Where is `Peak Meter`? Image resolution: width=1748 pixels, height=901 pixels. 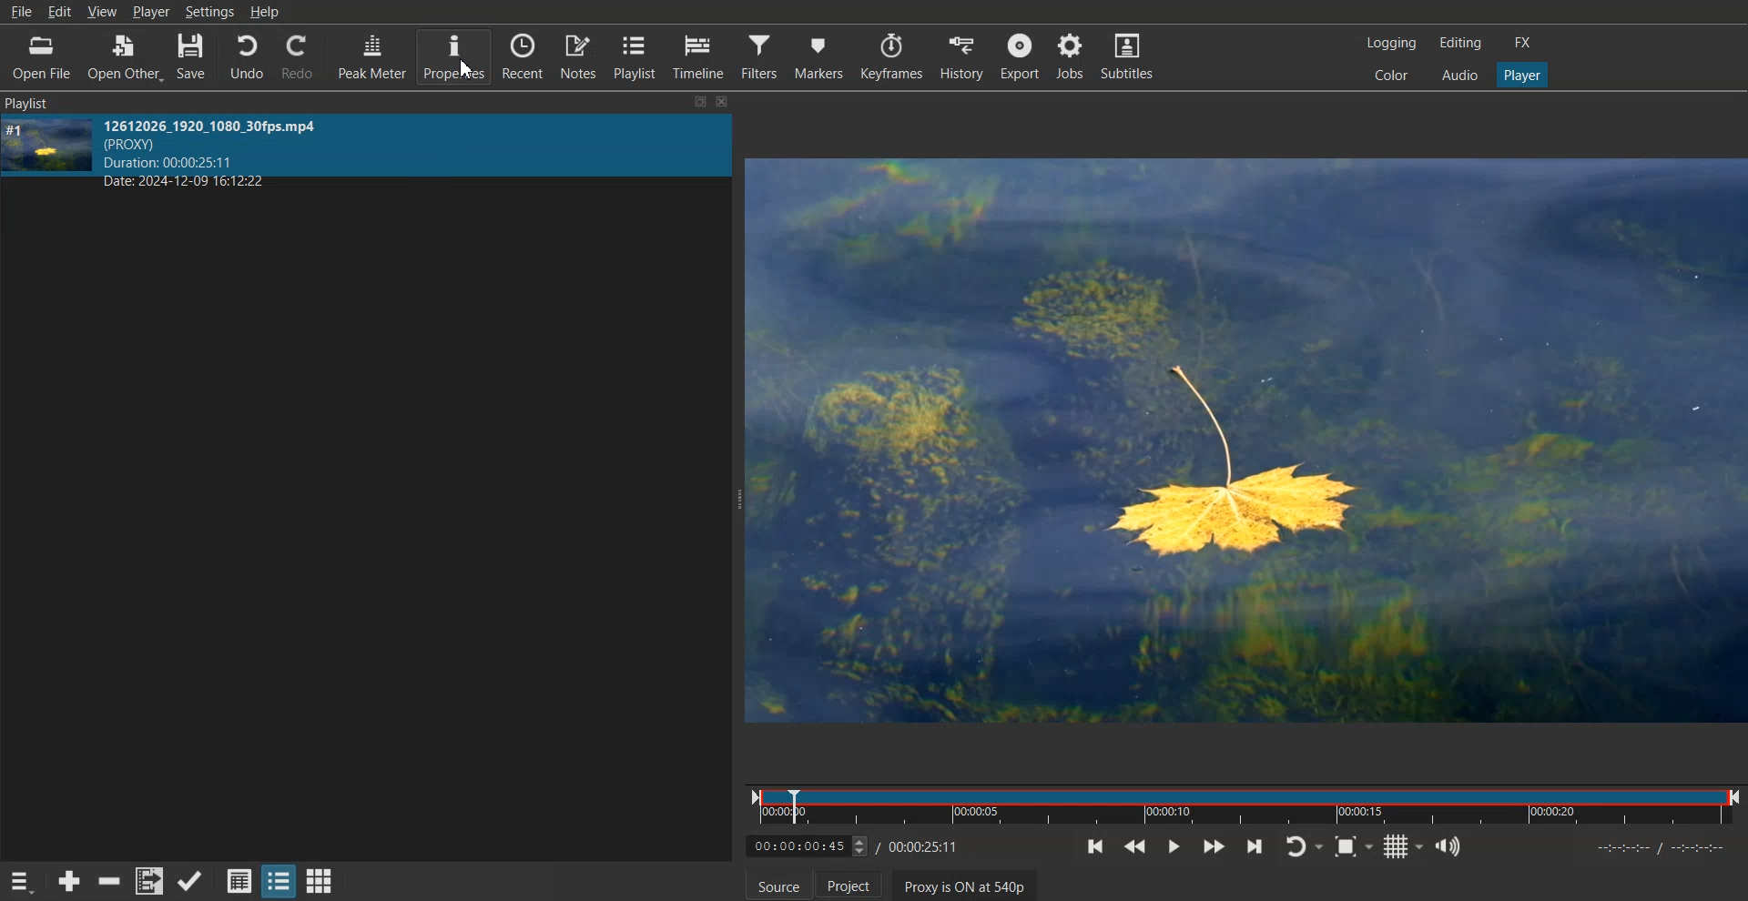 Peak Meter is located at coordinates (373, 55).